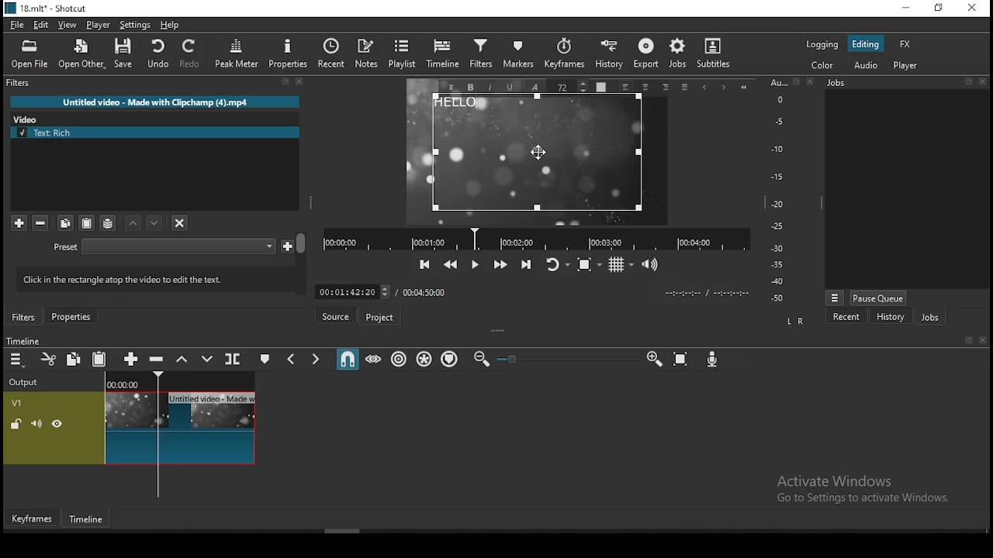 The height and width of the screenshot is (558, 993). What do you see at coordinates (71, 316) in the screenshot?
I see `properties` at bounding box center [71, 316].